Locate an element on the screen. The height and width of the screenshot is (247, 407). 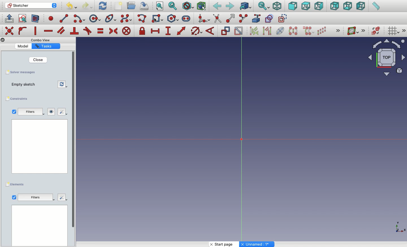
Clone is located at coordinates (308, 31).